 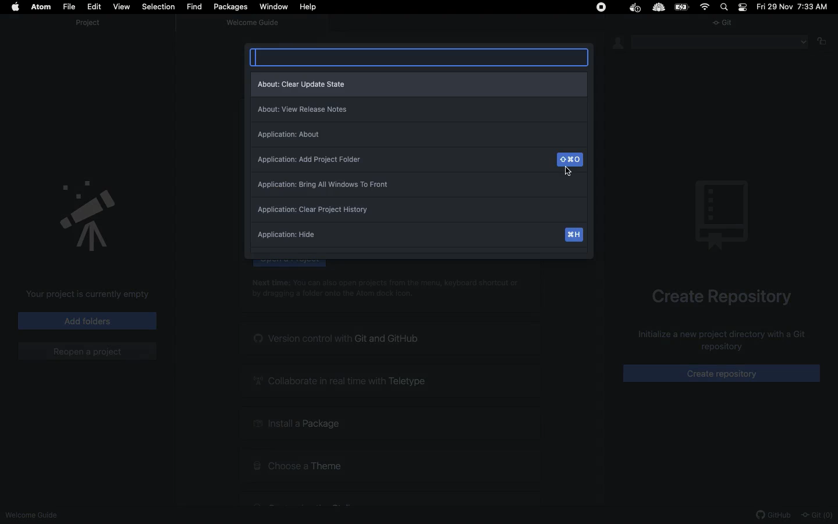 I want to click on Help, so click(x=308, y=7).